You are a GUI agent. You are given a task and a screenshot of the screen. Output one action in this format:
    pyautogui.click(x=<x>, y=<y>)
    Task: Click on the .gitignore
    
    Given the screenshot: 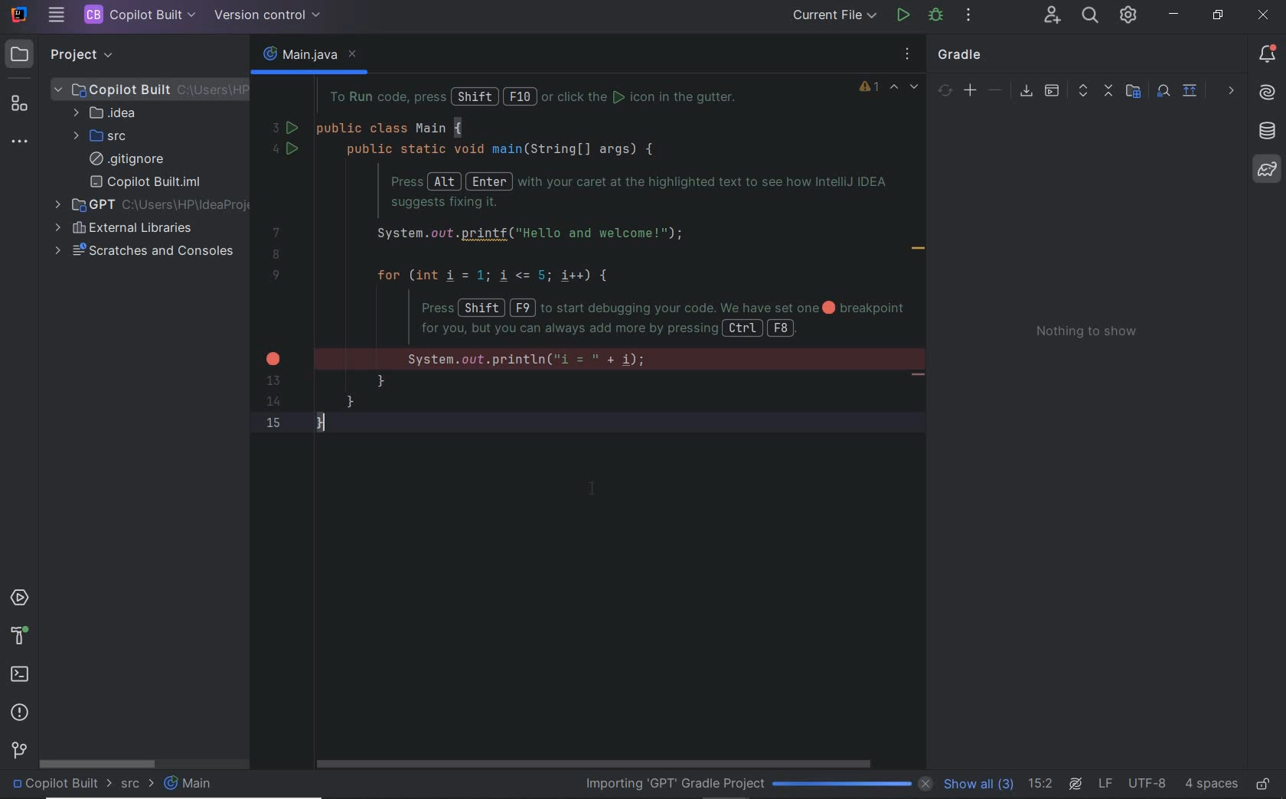 What is the action you would take?
    pyautogui.click(x=123, y=160)
    